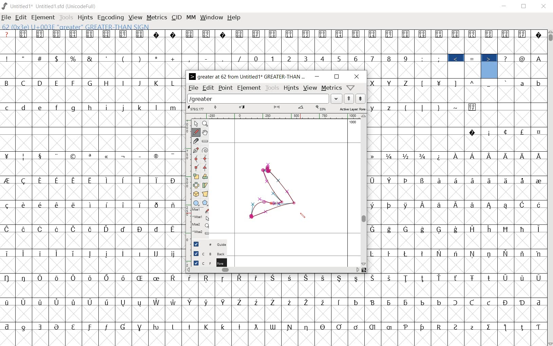  I want to click on metrics, so click(157, 18).